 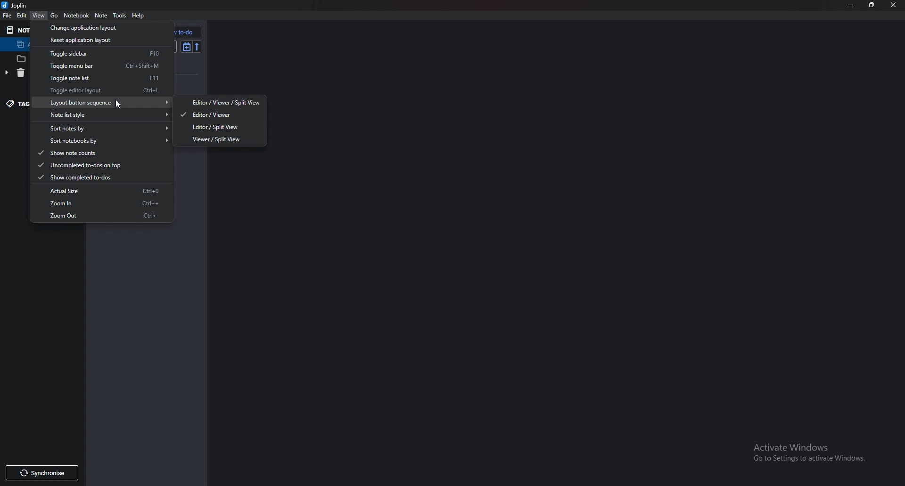 I want to click on Minimize, so click(x=852, y=5).